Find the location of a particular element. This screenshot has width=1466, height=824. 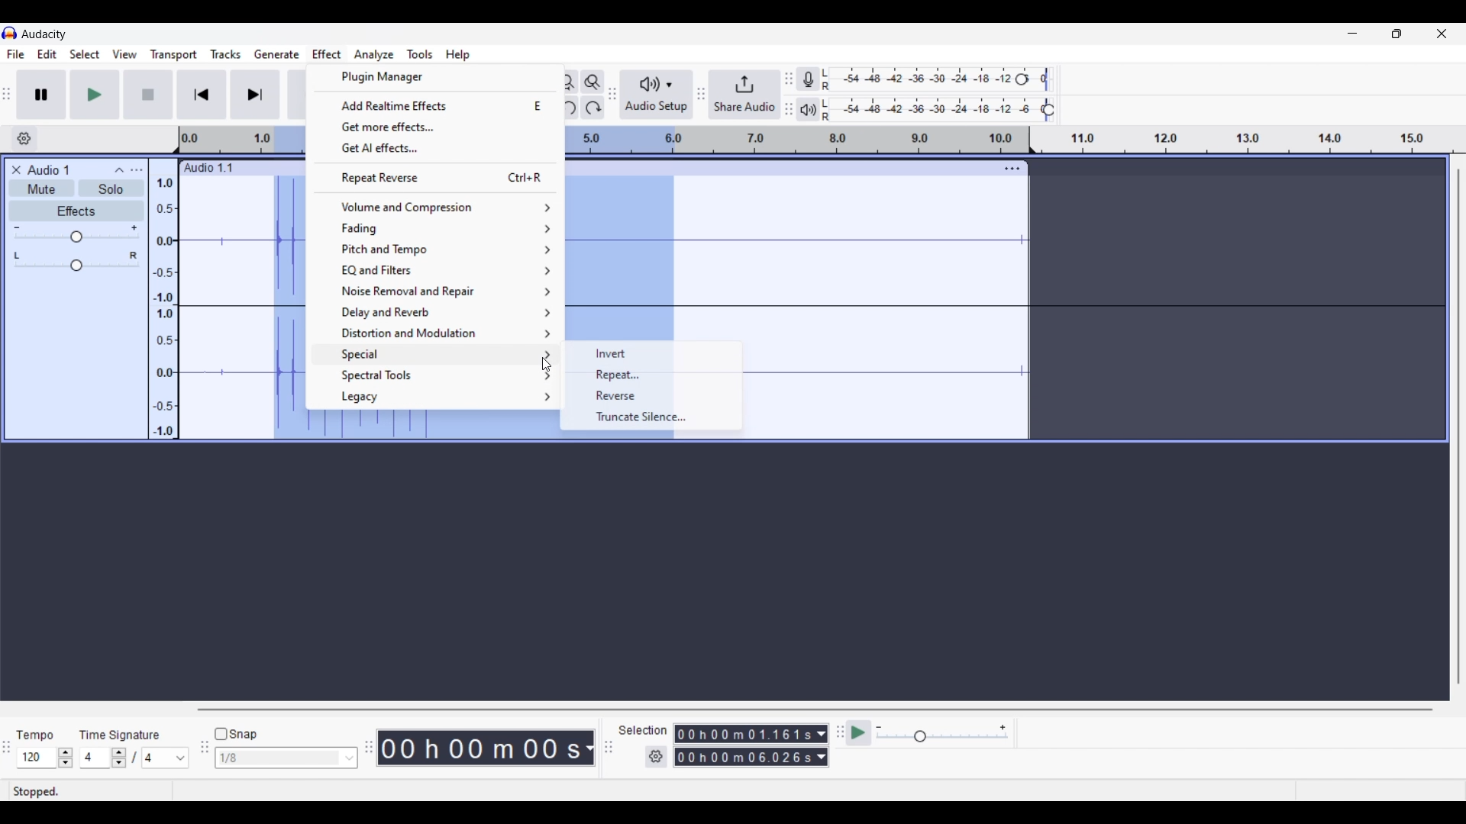

Minimum gain is located at coordinates (16, 227).